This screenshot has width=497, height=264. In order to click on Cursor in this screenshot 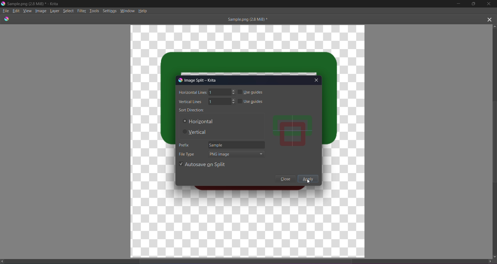, I will do `click(309, 182)`.